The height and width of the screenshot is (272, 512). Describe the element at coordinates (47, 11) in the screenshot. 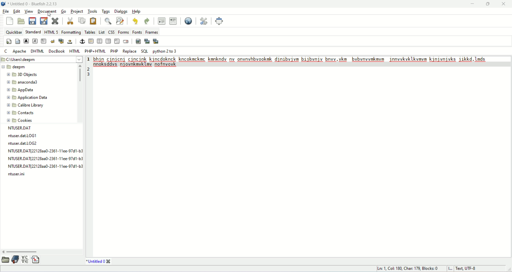

I see `document` at that location.